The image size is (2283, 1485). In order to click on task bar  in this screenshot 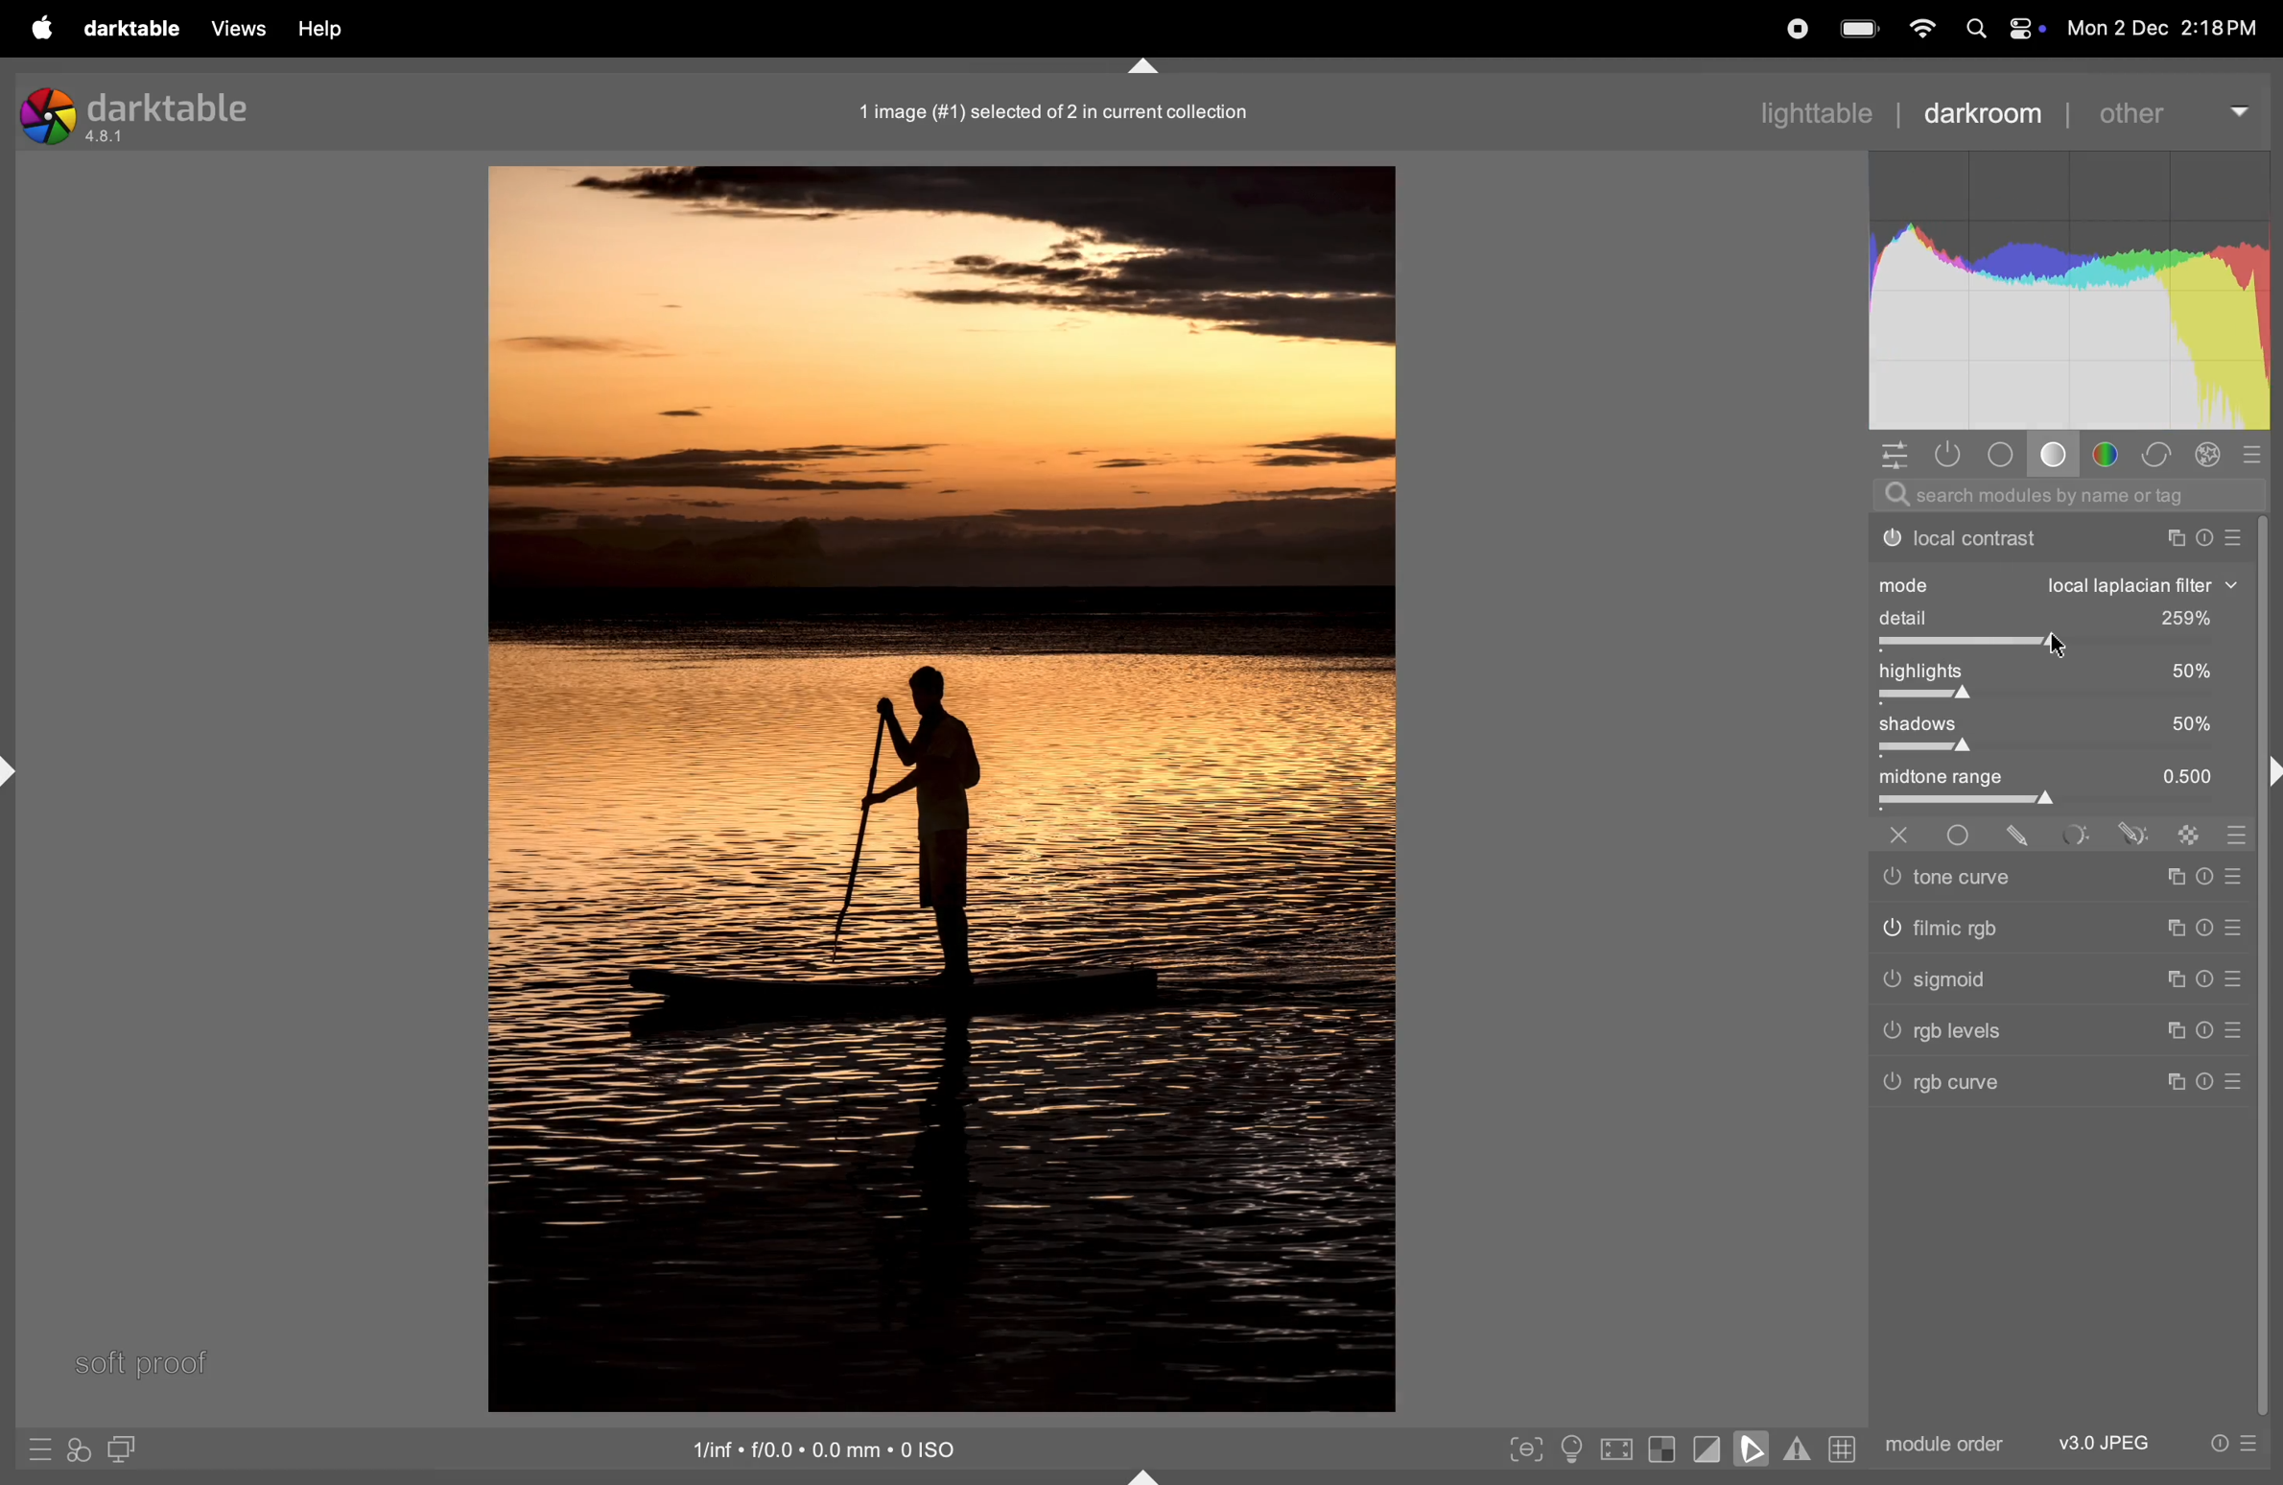, I will do `click(2269, 969)`.